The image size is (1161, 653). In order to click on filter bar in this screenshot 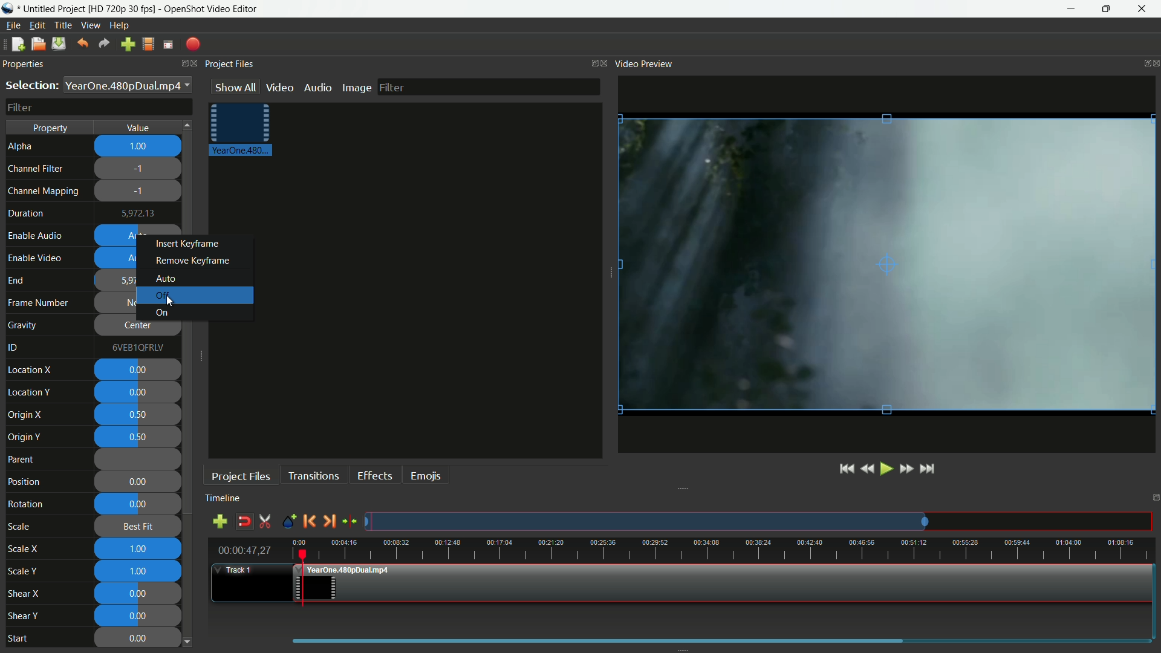, I will do `click(99, 107)`.